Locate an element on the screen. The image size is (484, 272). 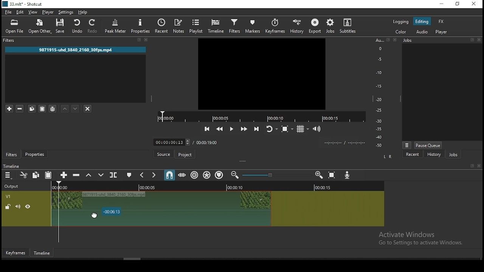
record audio is located at coordinates (349, 177).